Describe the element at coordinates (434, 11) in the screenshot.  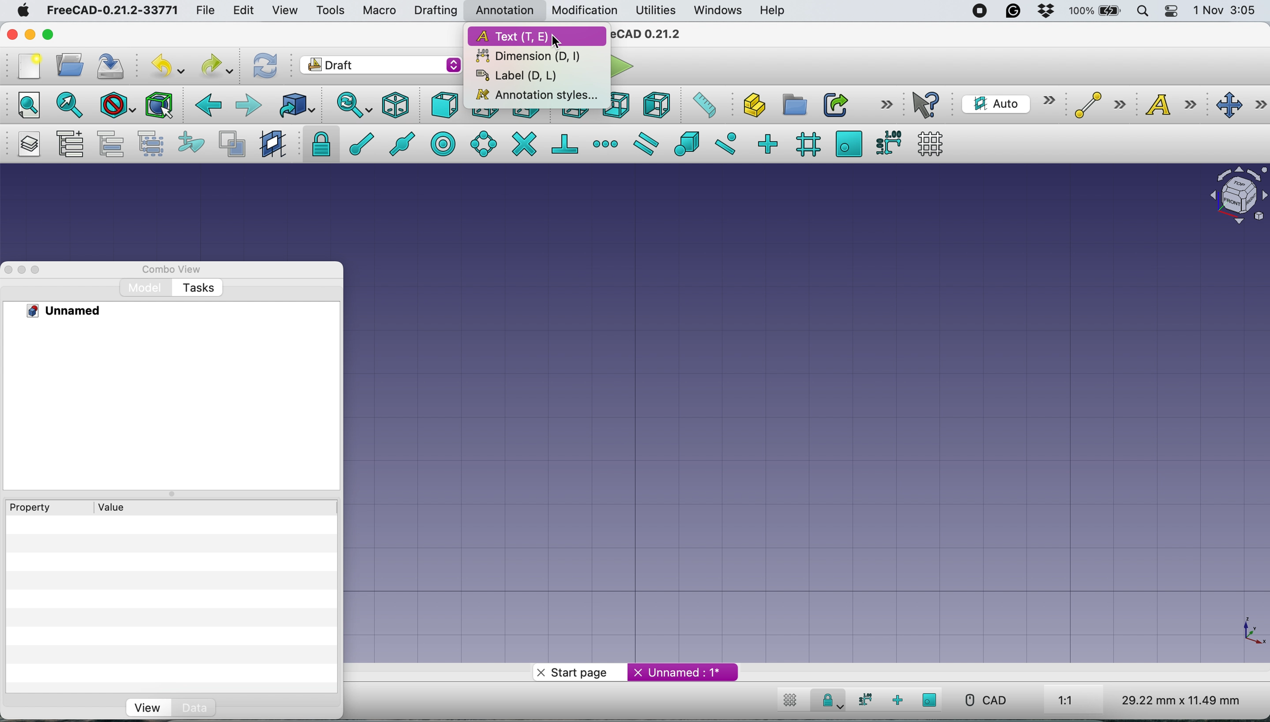
I see `drafting` at that location.